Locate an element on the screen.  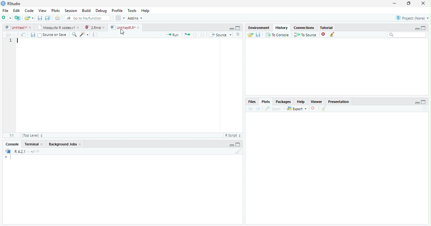
Compile Report is located at coordinates (95, 35).